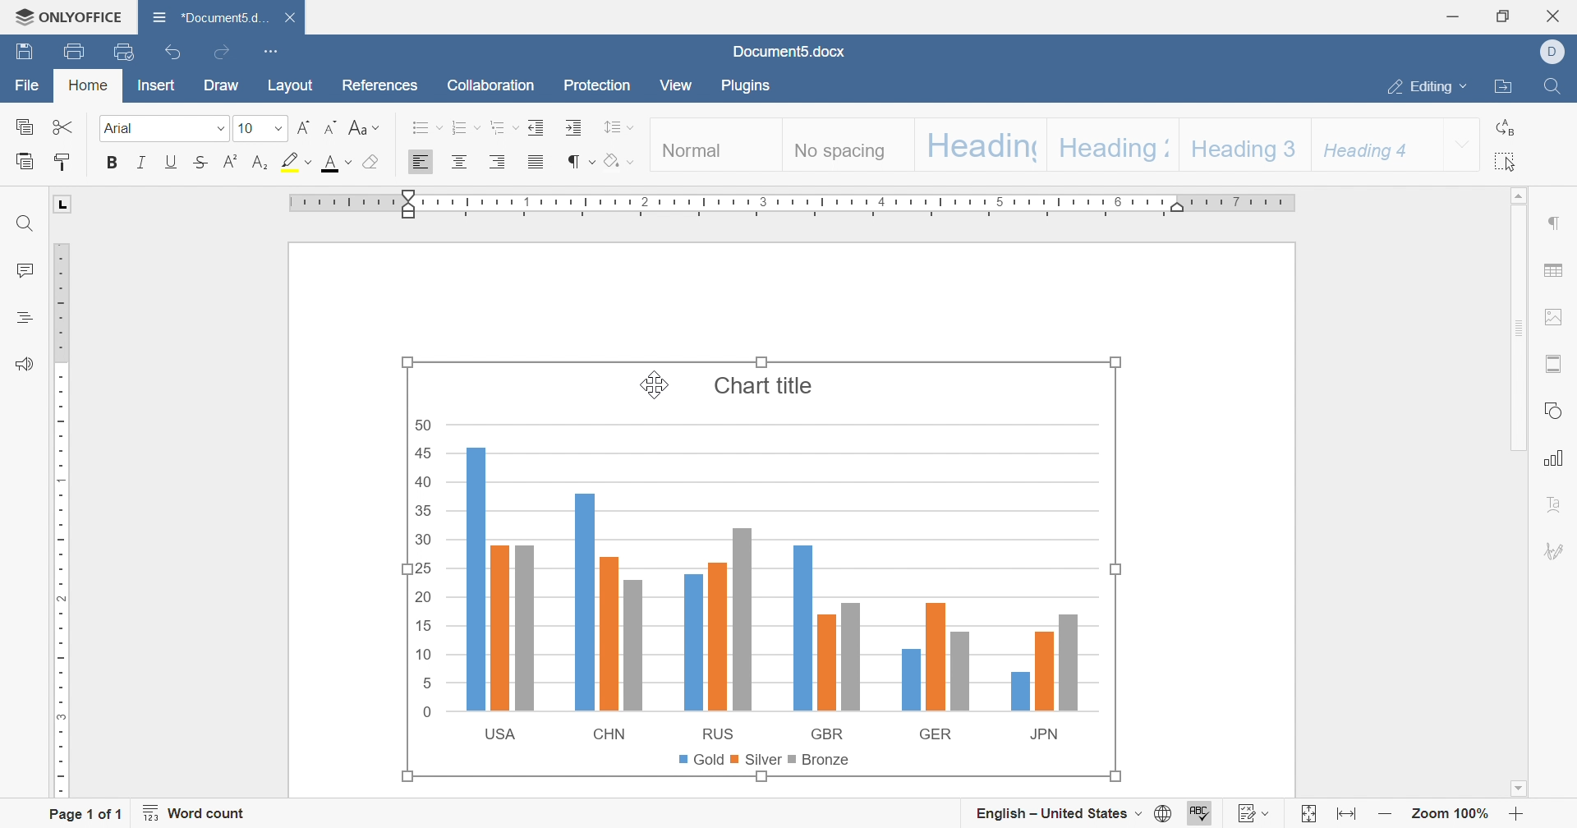  Describe the element at coordinates (1452, 812) in the screenshot. I see `zoom 100%` at that location.